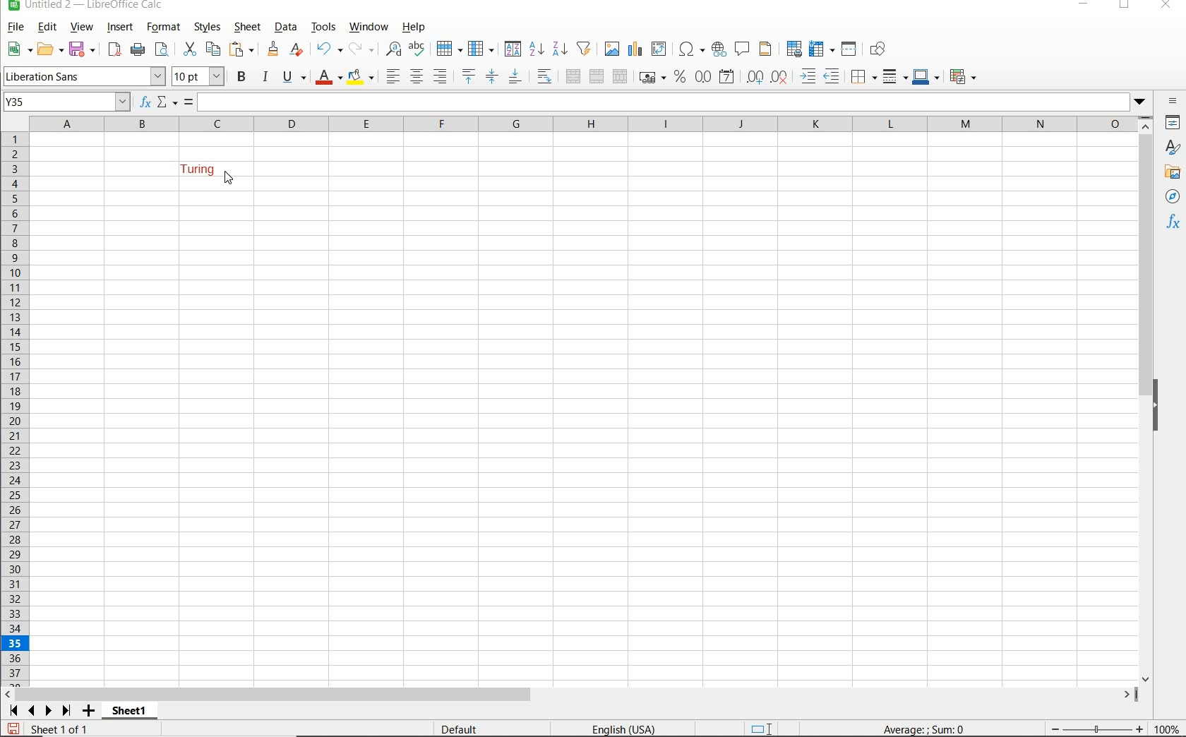 Image resolution: width=1186 pixels, height=737 pixels. What do you see at coordinates (849, 51) in the screenshot?
I see `SPLIT WINDOW` at bounding box center [849, 51].